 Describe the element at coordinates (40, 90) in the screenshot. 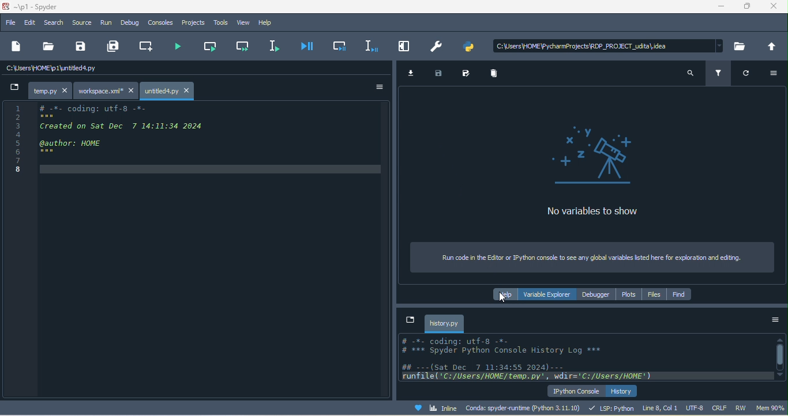

I see `temp py` at that location.